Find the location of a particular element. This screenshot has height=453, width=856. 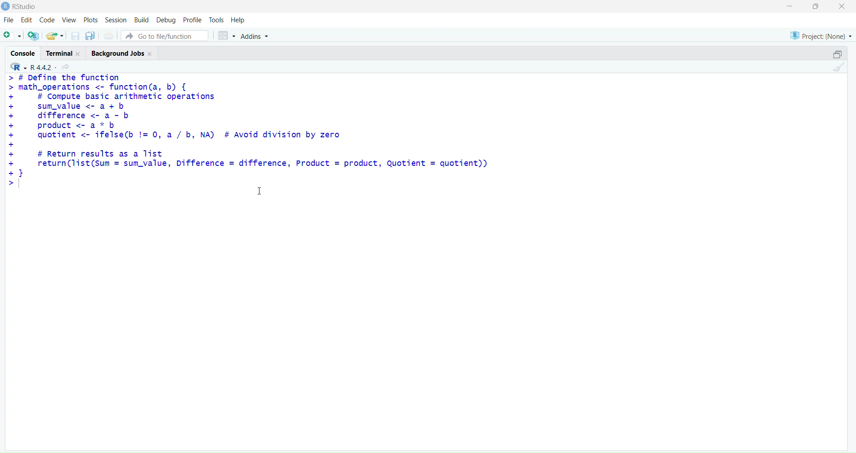

> # DeTine the Tunction
> math_operations <- function(a, b) {
+ # Compute basic arithmetic operations
+ sum_value <- a + b
+ difference <- a - b
+ product <- a * b
+ quotient <- ifelse(b != 0, a / b, NA) # Avoid division by zero
+
+ # Return results as a list
+ return(1ist(Sum = sum_value, Difference = difference, Product = product, Quotient = quotient))
+}
>|
I is located at coordinates (253, 138).